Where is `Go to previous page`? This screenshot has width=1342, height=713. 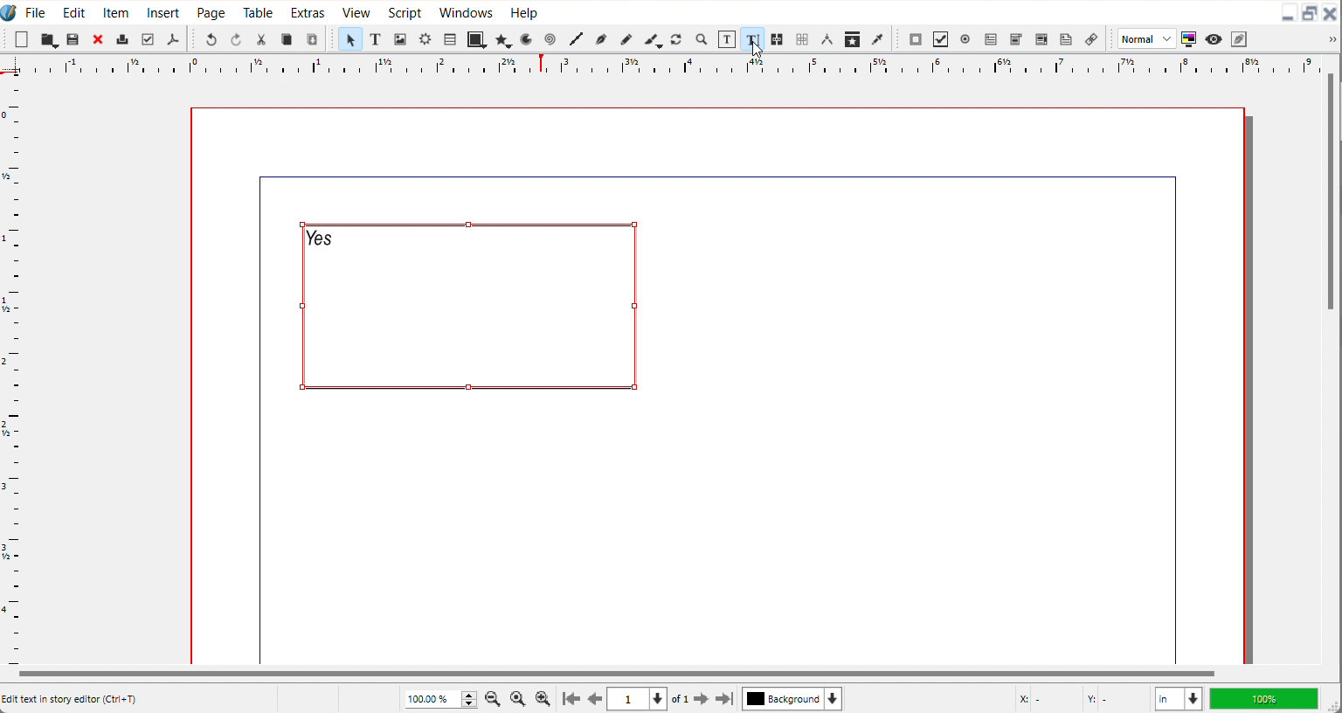
Go to previous page is located at coordinates (595, 699).